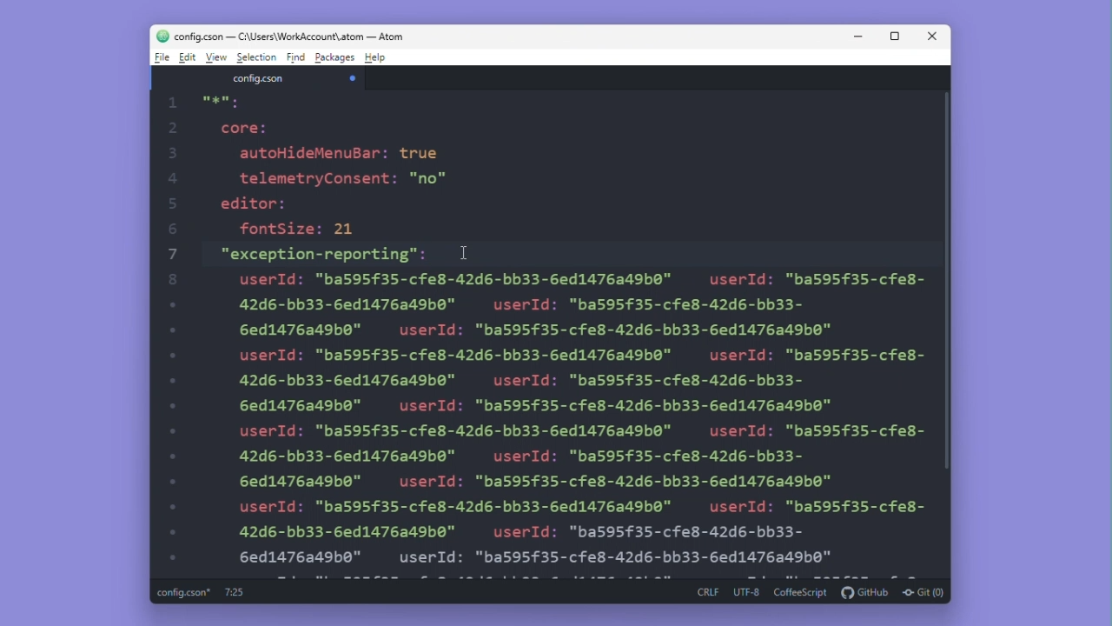 The image size is (1112, 626). Describe the element at coordinates (860, 36) in the screenshot. I see `Minimise` at that location.